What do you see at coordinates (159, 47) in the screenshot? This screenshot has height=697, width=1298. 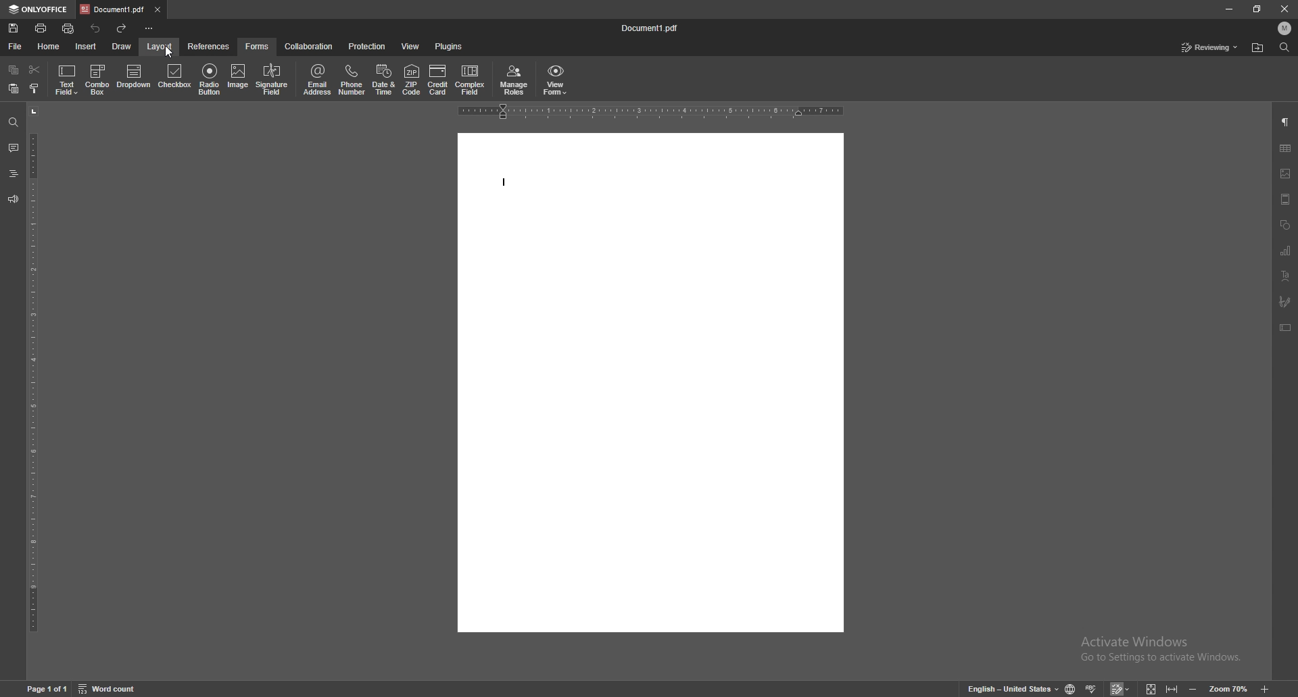 I see `layout` at bounding box center [159, 47].